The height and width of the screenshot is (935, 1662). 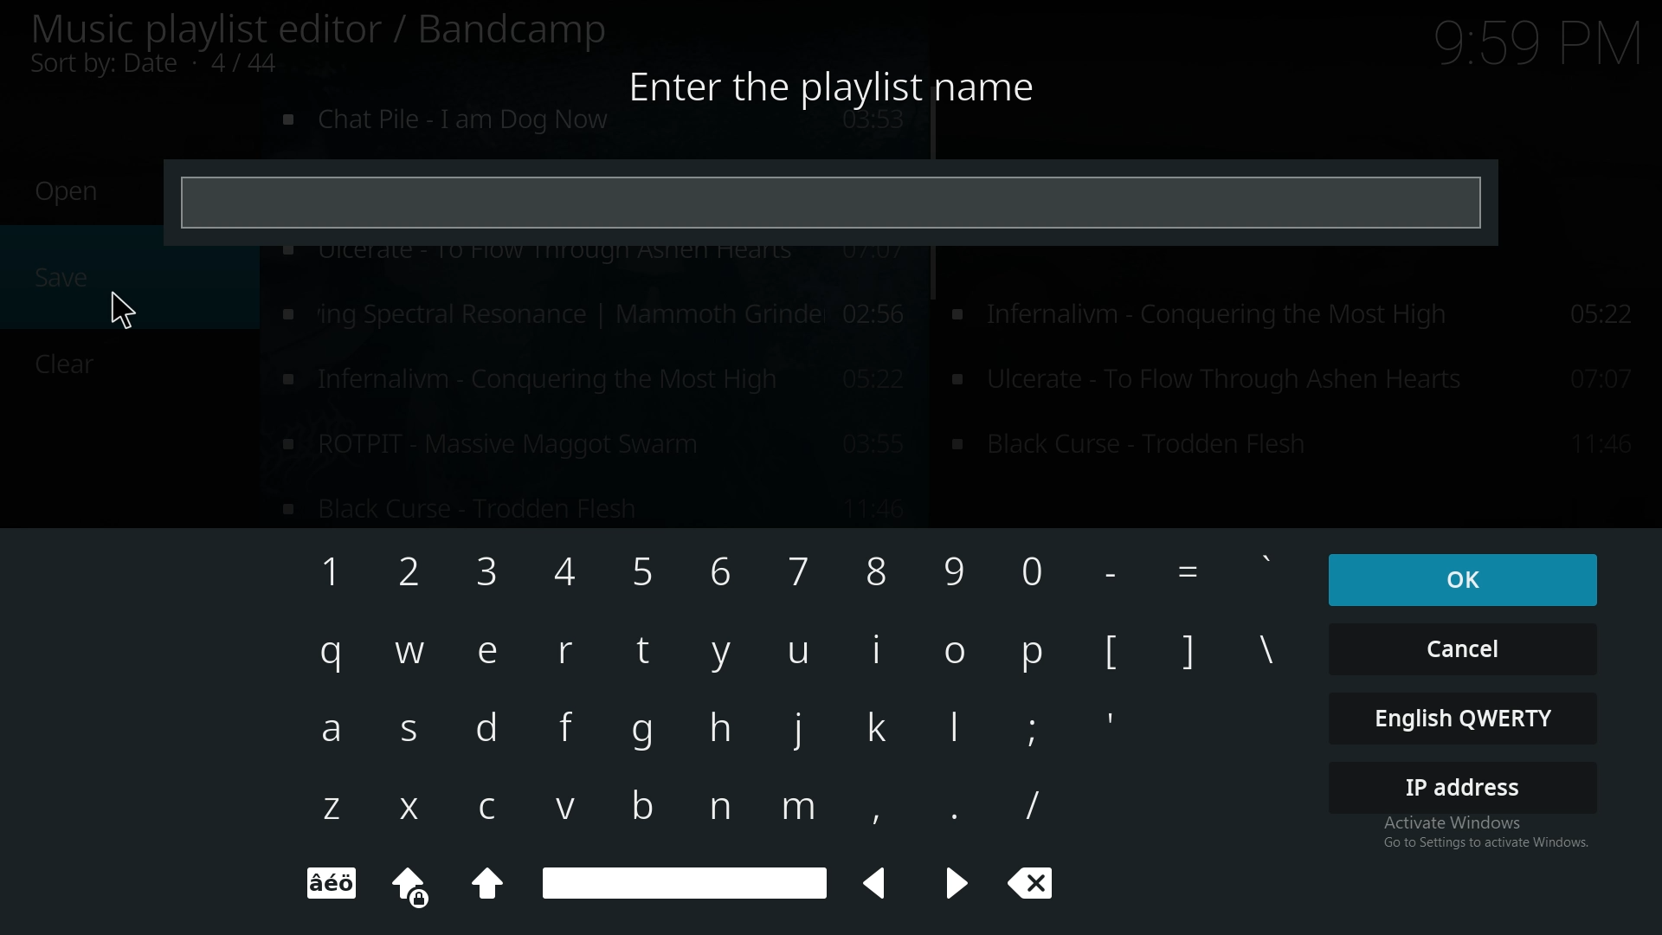 I want to click on keyboard input, so click(x=330, y=813).